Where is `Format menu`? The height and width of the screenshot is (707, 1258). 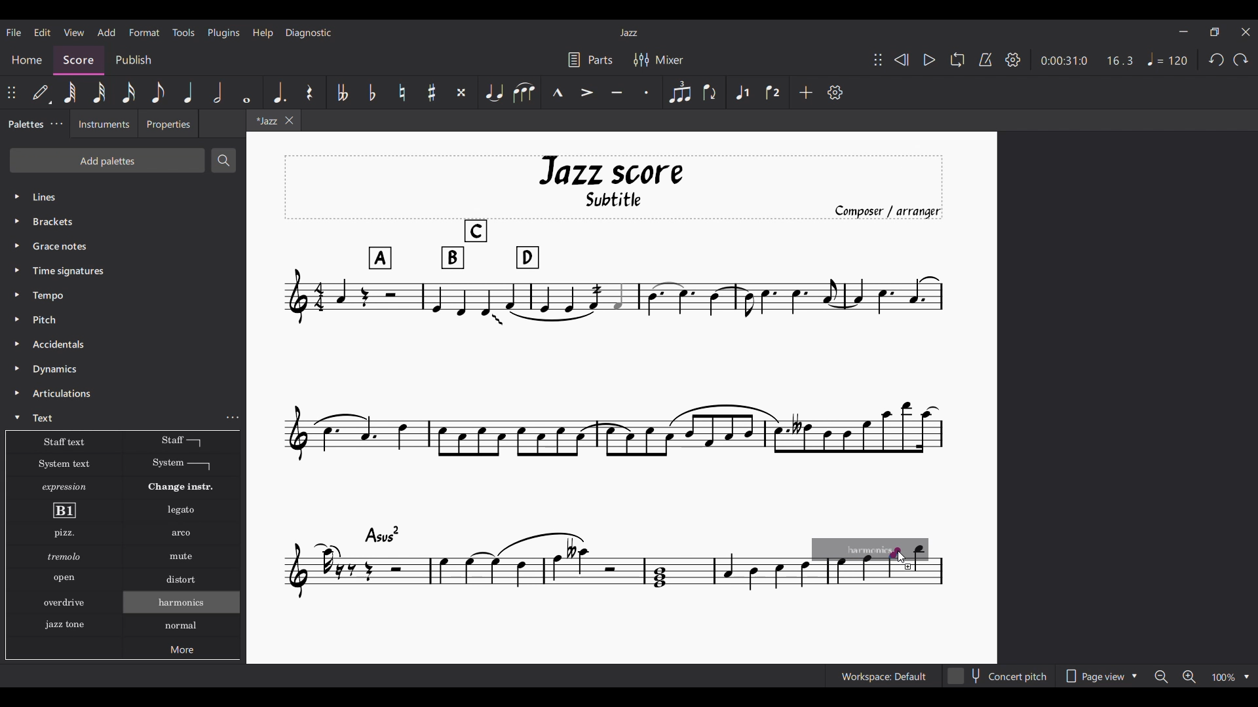 Format menu is located at coordinates (145, 33).